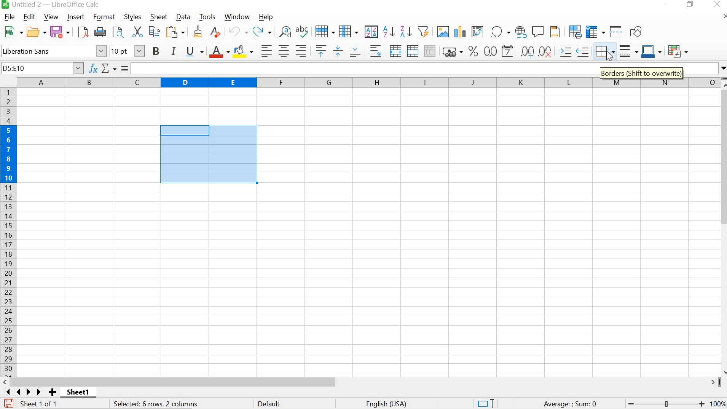  I want to click on scrollbar, so click(364, 382).